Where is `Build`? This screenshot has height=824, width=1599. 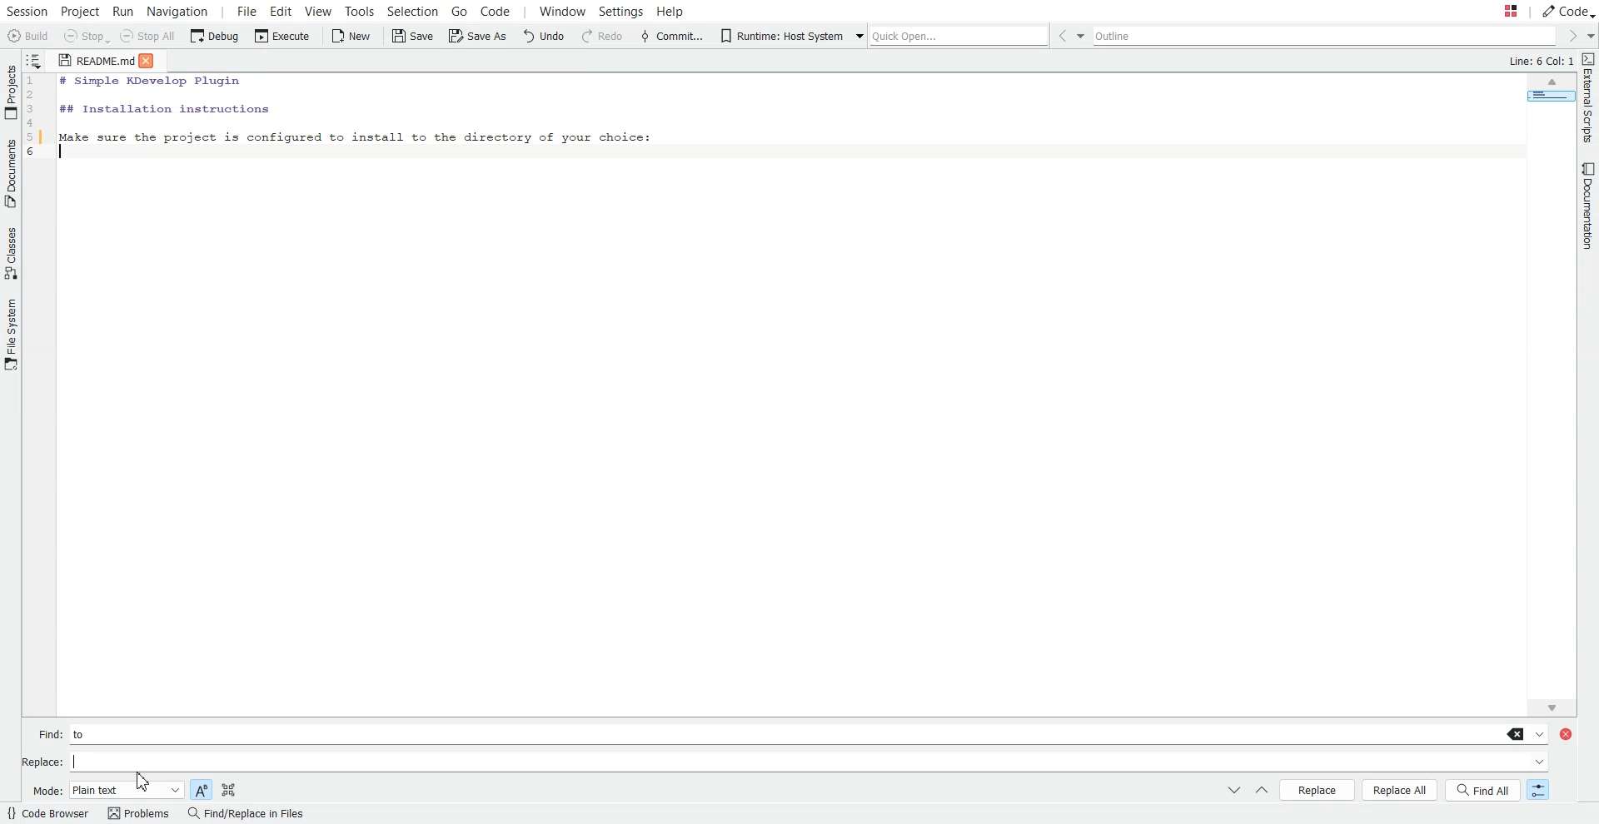 Build is located at coordinates (28, 36).